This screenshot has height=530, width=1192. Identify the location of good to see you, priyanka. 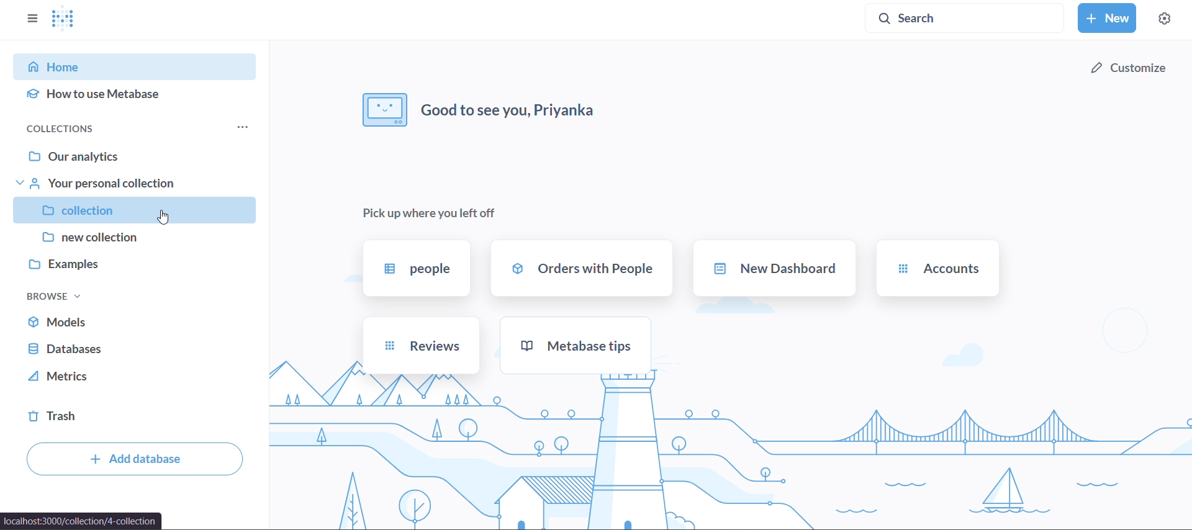
(484, 112).